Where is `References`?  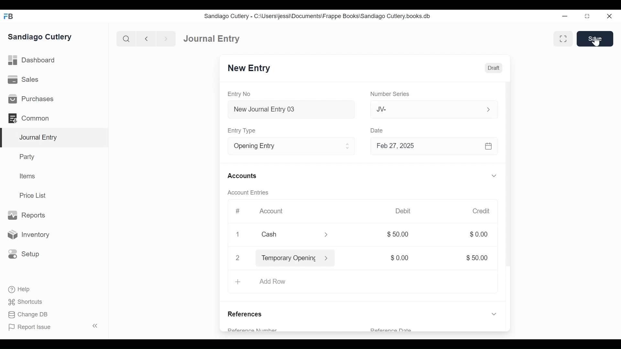 References is located at coordinates (247, 315).